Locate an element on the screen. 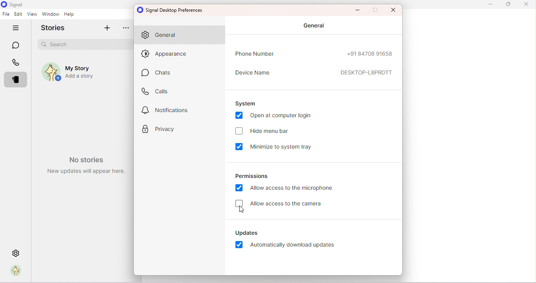 This screenshot has height=283, width=536. Close is located at coordinates (525, 5).